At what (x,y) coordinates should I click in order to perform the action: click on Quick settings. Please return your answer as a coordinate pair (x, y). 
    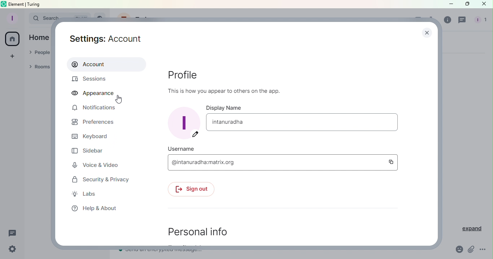
    Looking at the image, I should click on (10, 250).